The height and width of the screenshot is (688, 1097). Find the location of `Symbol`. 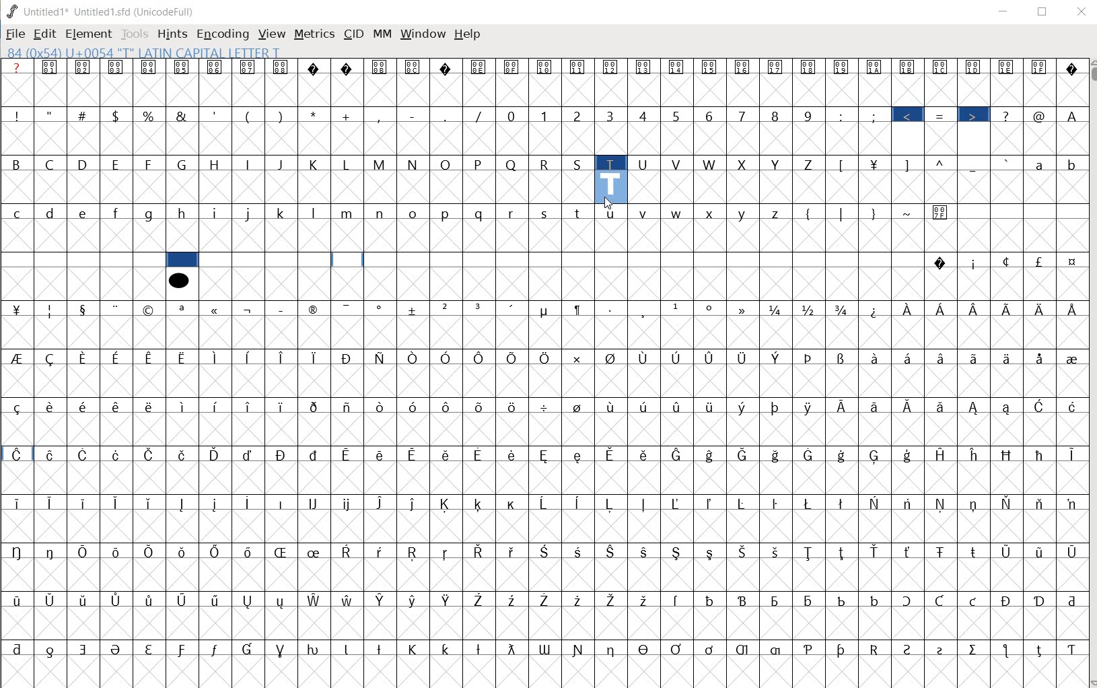

Symbol is located at coordinates (944, 648).